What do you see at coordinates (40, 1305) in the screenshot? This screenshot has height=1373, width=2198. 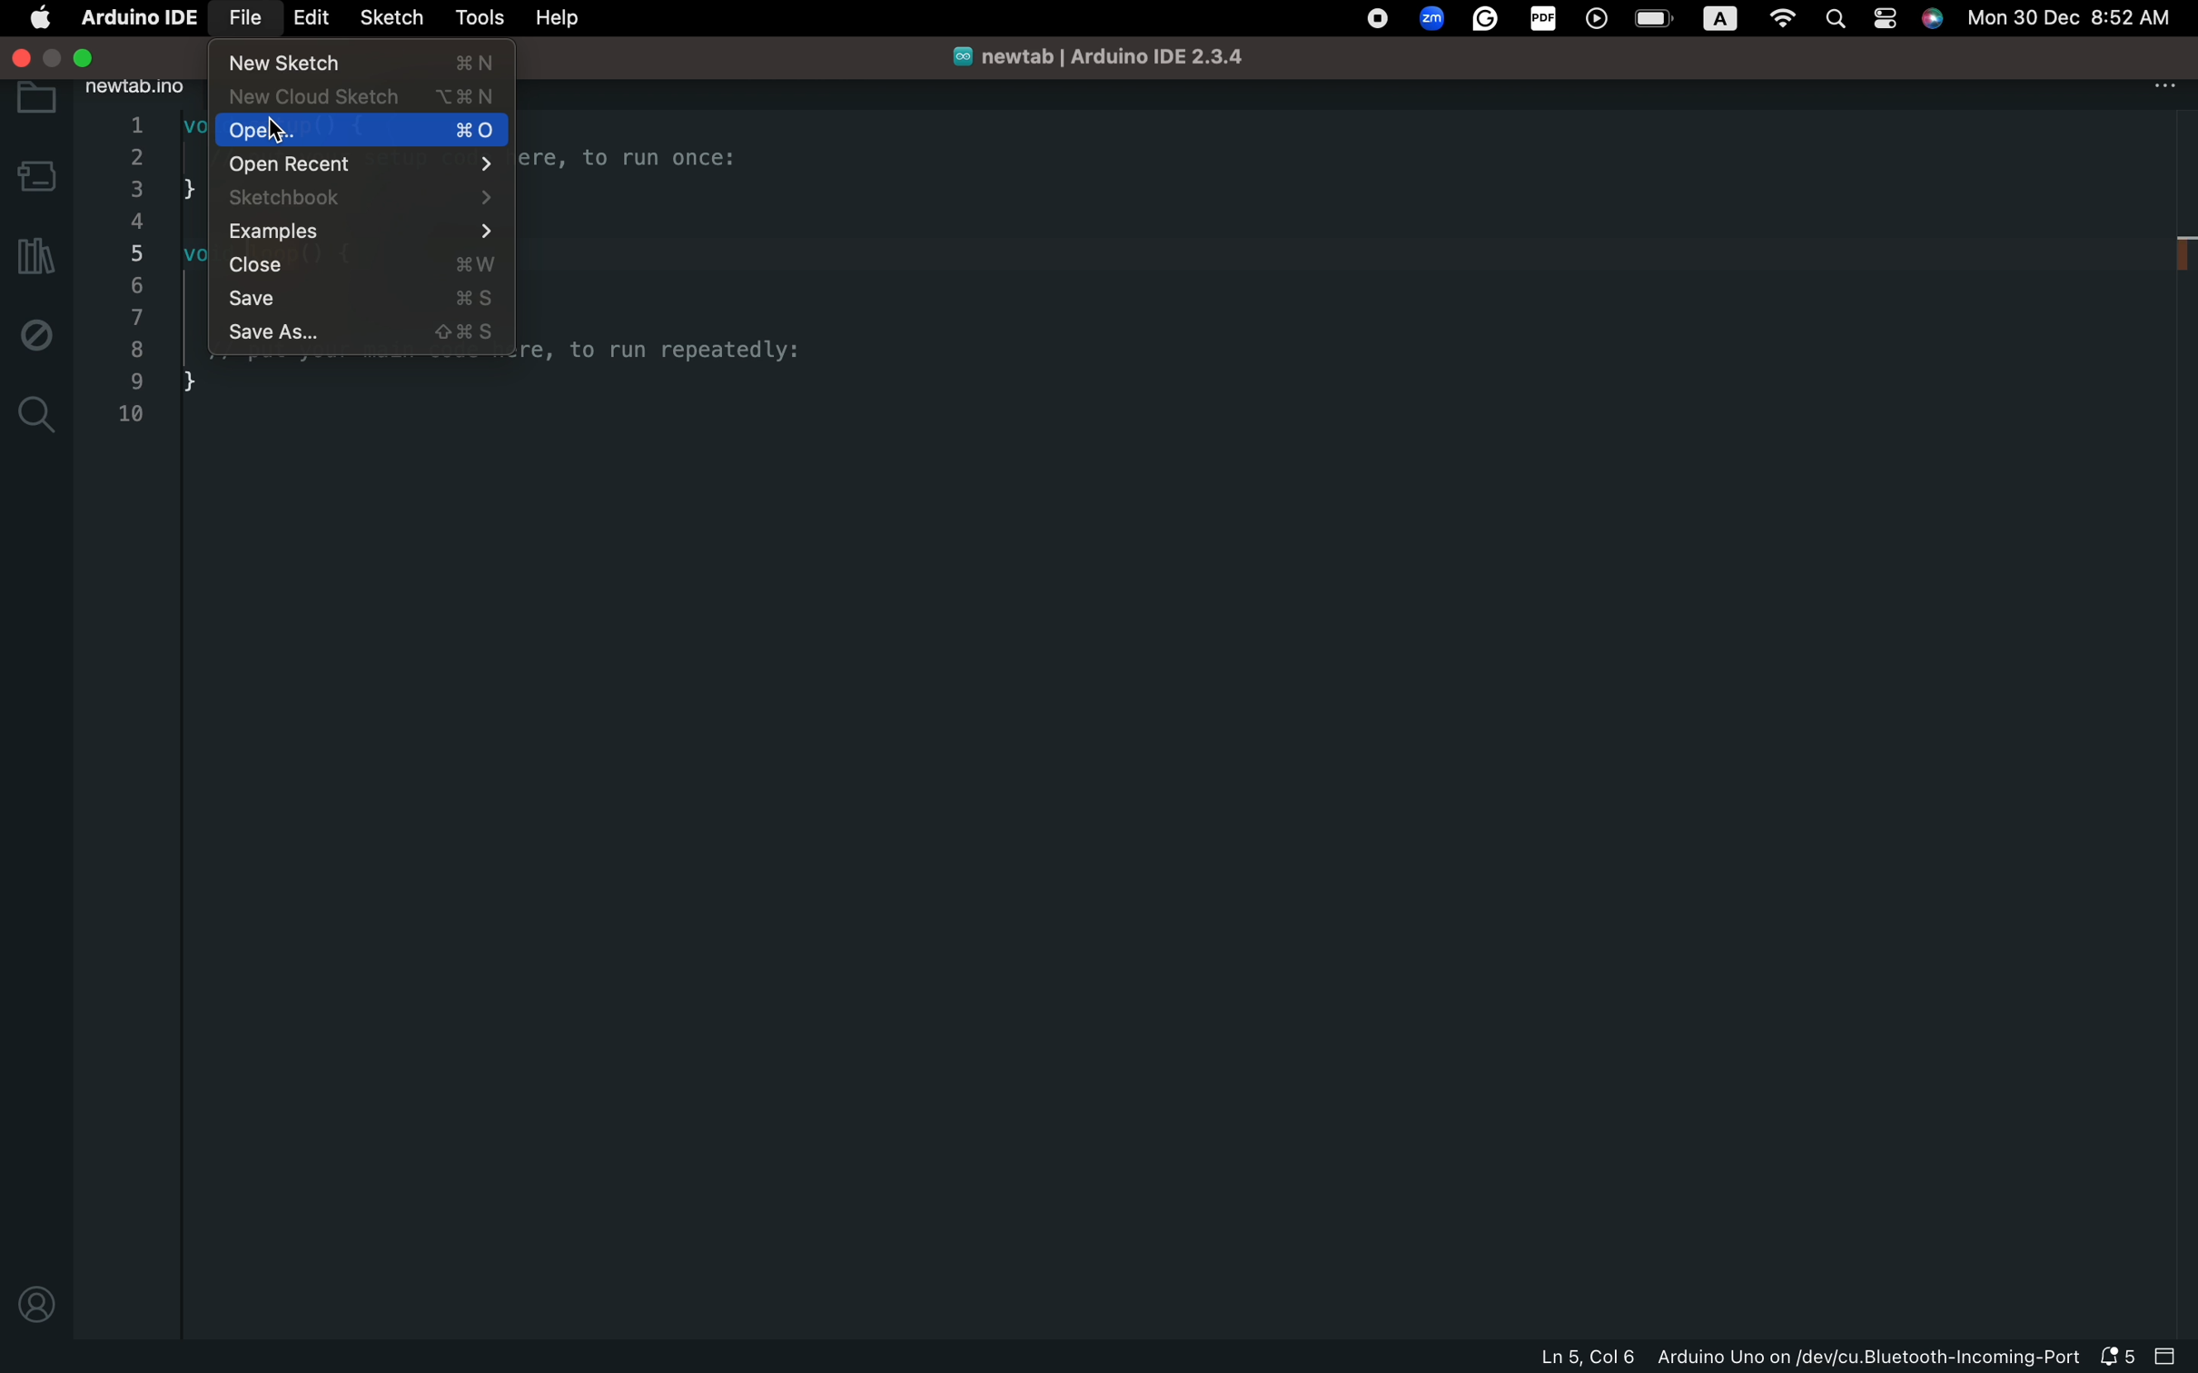 I see `profile` at bounding box center [40, 1305].